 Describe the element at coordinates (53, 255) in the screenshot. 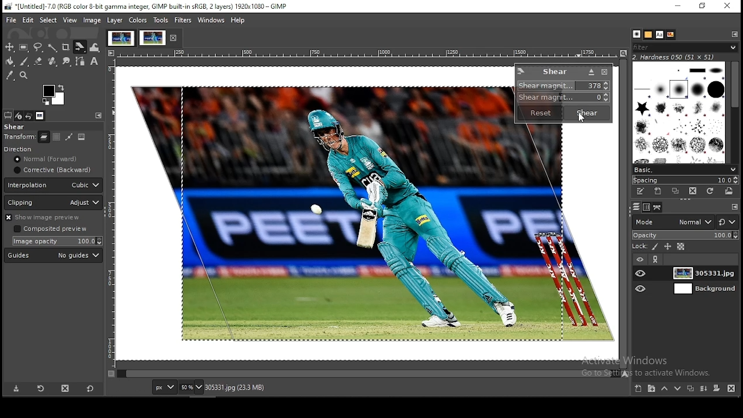

I see `guide` at that location.